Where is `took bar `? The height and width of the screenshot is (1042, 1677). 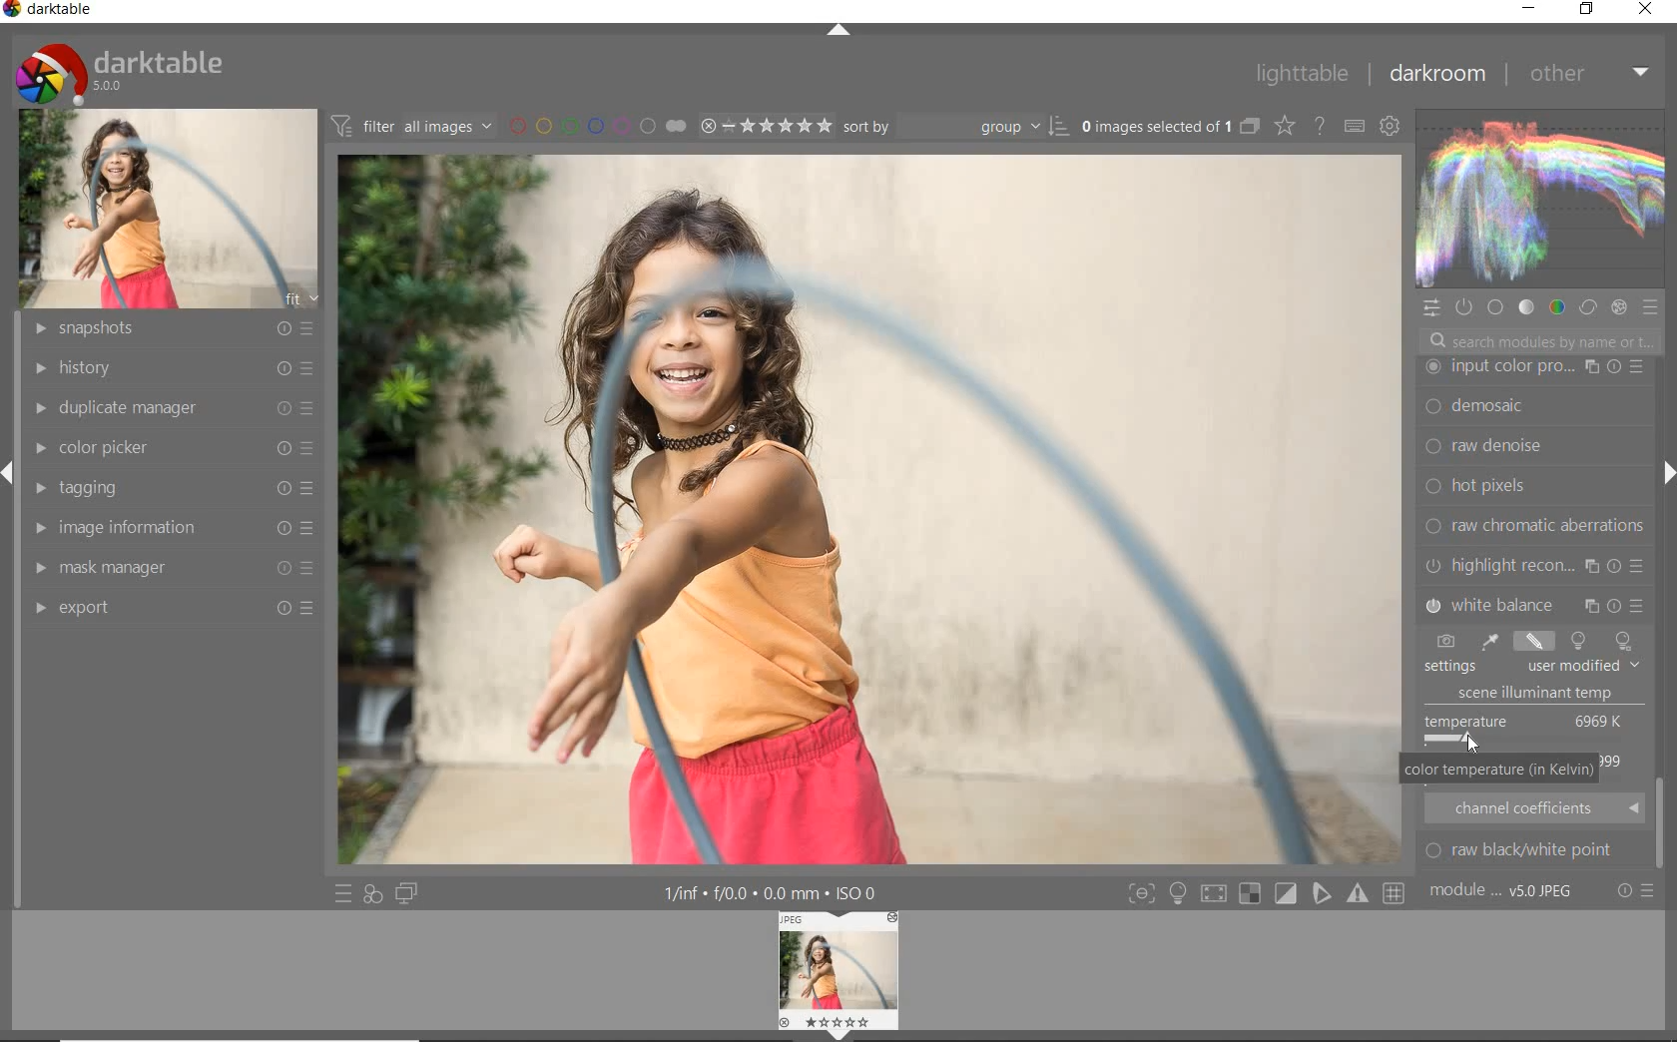
took bar  is located at coordinates (1663, 825).